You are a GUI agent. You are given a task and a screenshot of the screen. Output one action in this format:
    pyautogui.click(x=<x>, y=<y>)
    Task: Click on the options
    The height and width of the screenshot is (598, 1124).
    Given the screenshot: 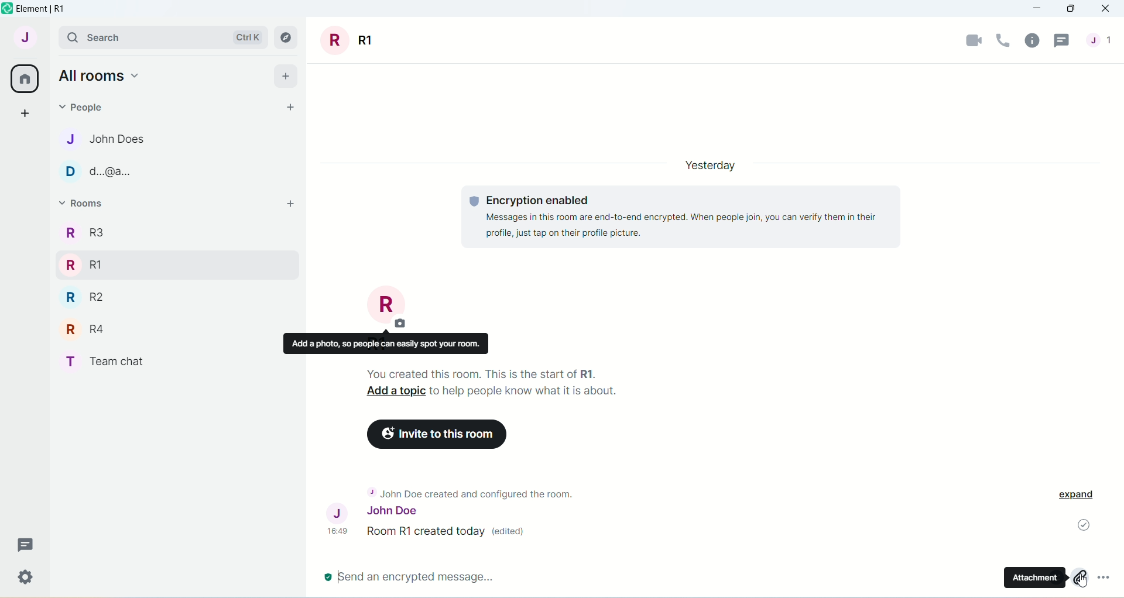 What is the action you would take?
    pyautogui.click(x=1109, y=582)
    